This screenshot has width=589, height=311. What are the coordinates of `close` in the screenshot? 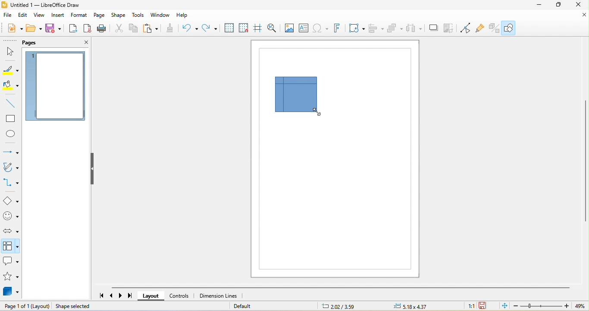 It's located at (81, 43).